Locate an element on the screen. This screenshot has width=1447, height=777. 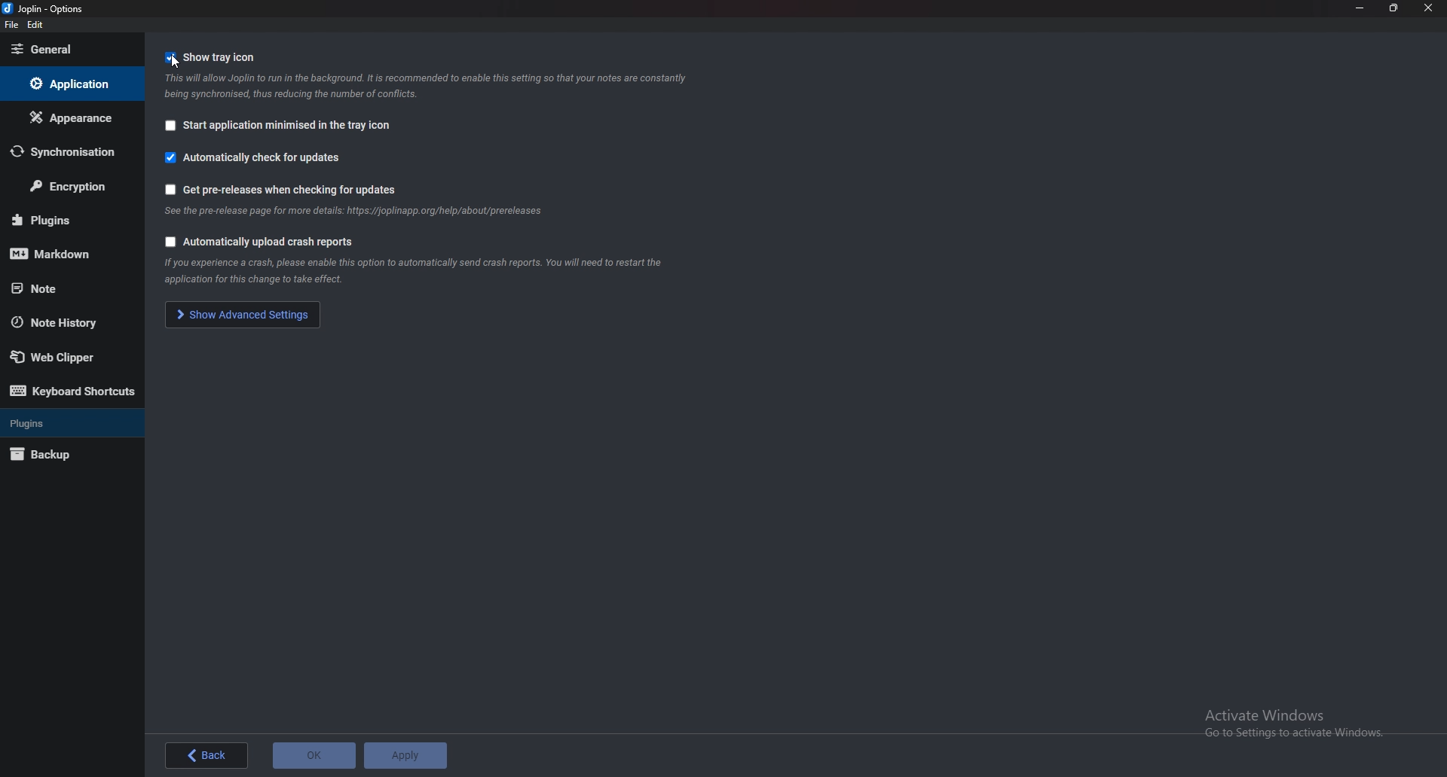
Activate Windows
Go to Settings to activate Windows. is located at coordinates (1297, 724).